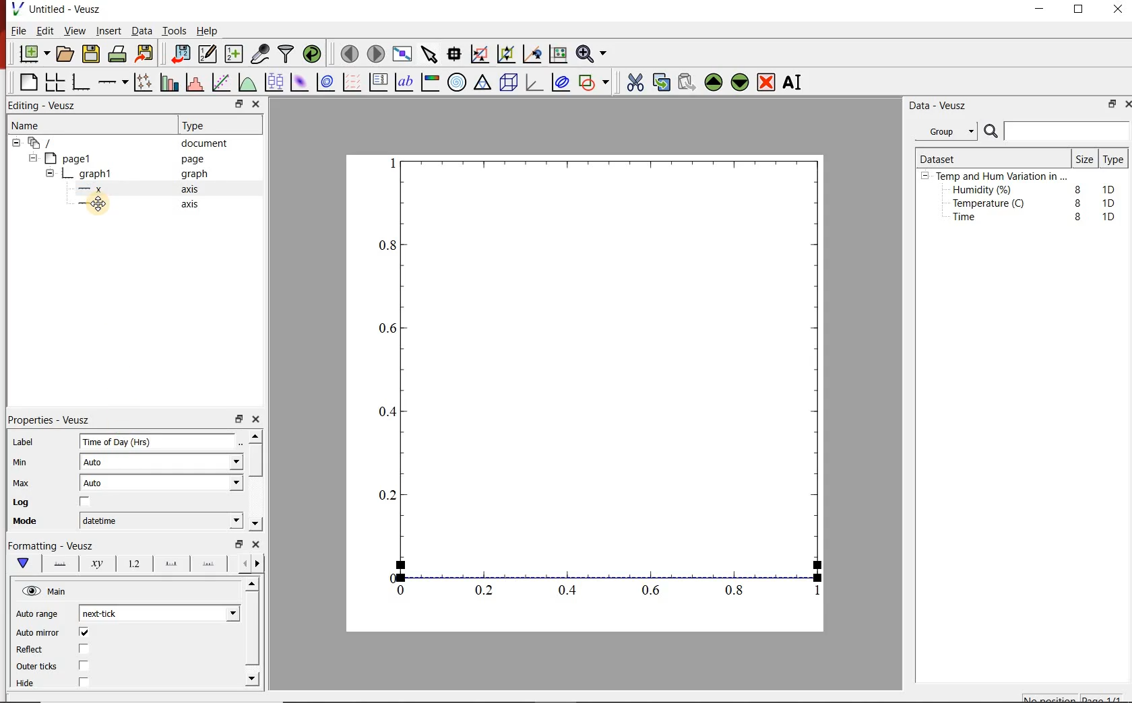 The height and width of the screenshot is (703, 1132). Describe the element at coordinates (60, 9) in the screenshot. I see `Untitled - Veusz` at that location.